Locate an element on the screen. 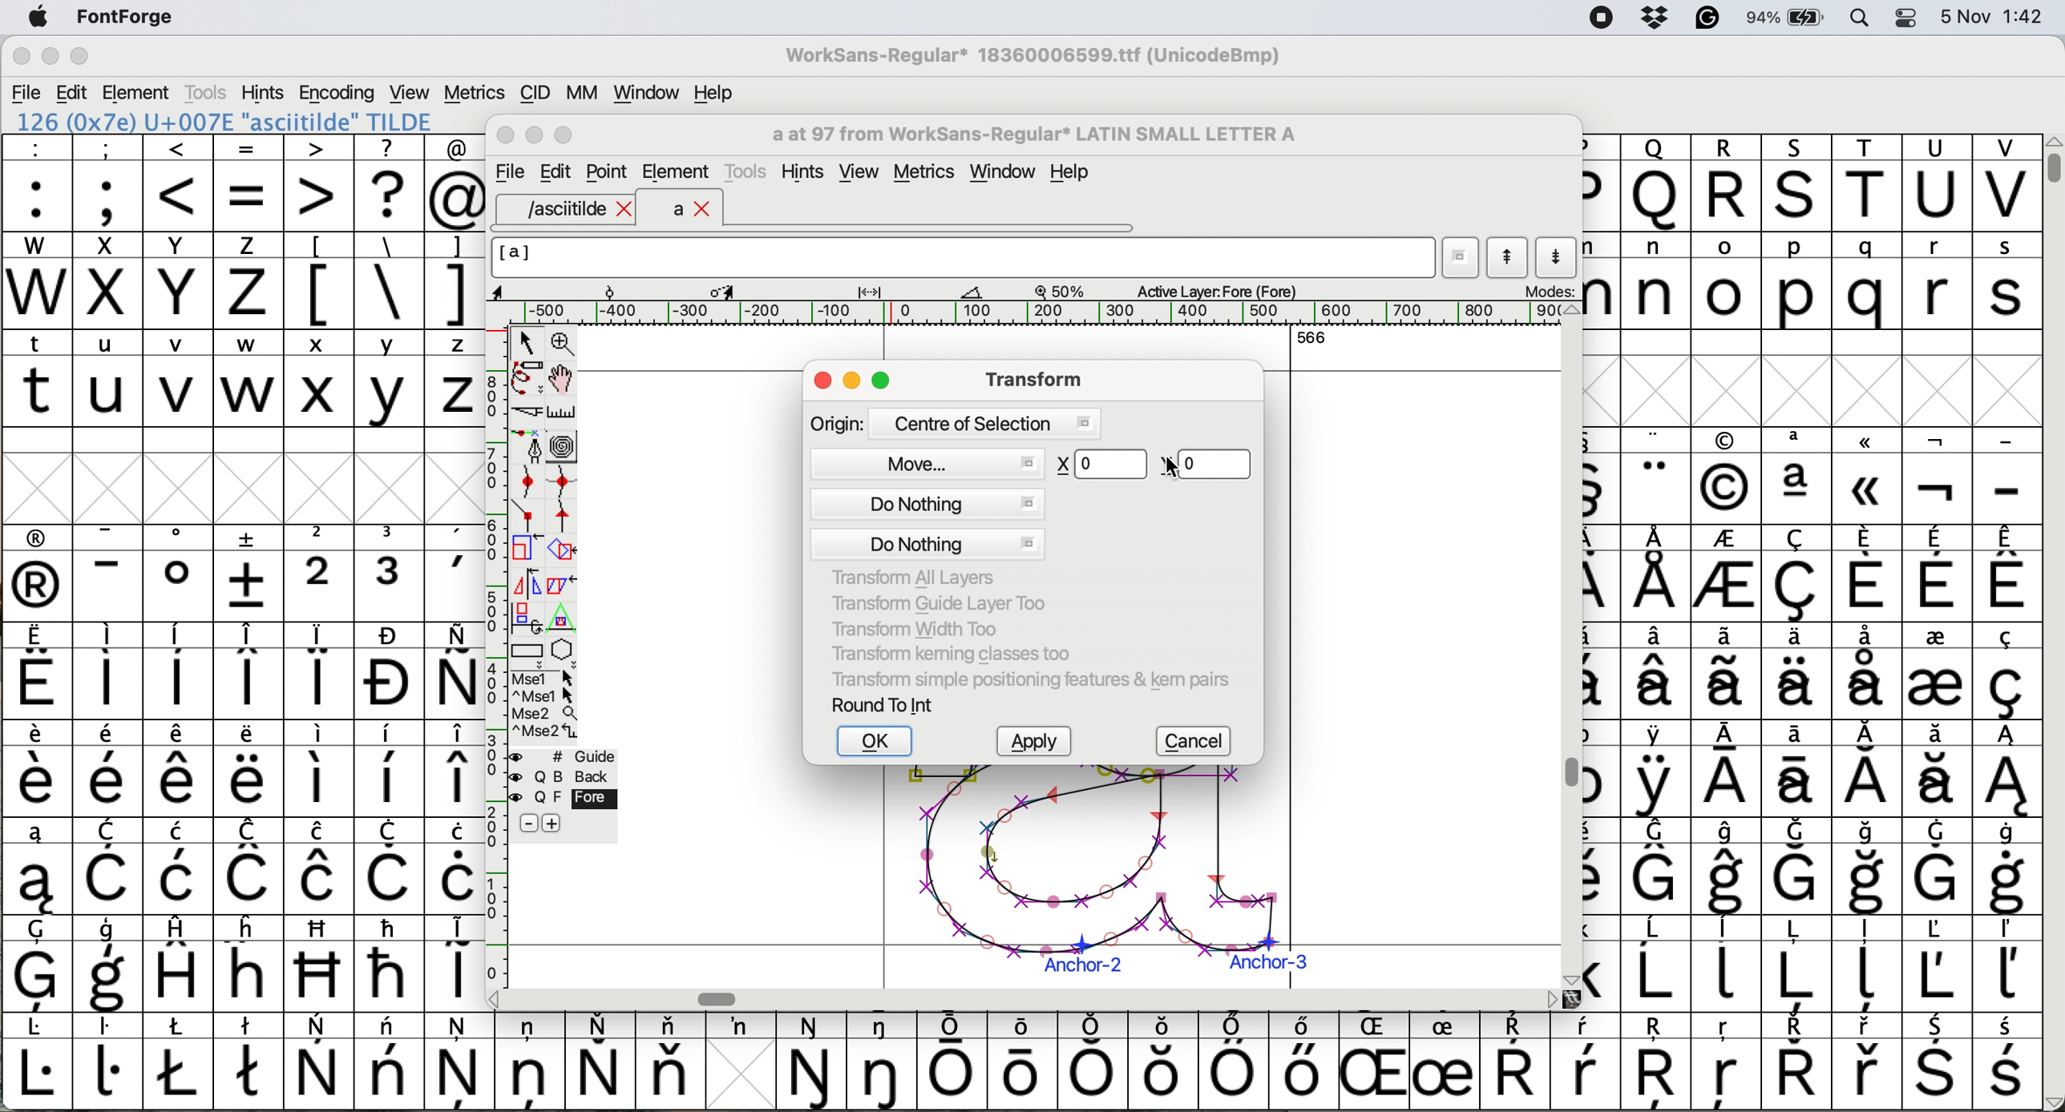 Image resolution: width=2065 pixels, height=1112 pixels. symbol is located at coordinates (1097, 1060).